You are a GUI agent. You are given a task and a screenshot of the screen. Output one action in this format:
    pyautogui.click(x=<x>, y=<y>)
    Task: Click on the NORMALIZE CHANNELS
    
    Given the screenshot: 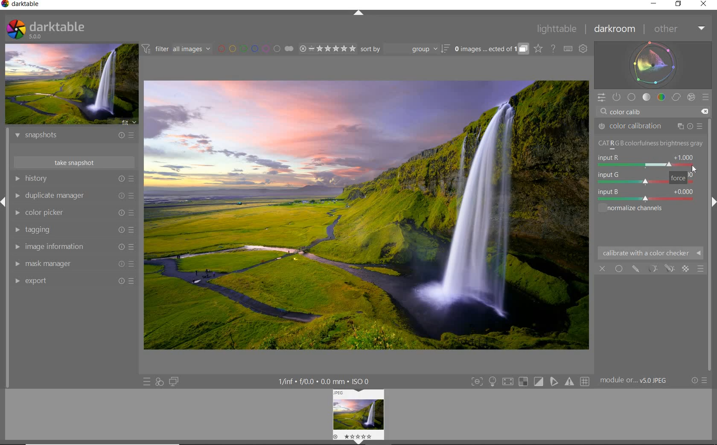 What is the action you would take?
    pyautogui.click(x=641, y=209)
    